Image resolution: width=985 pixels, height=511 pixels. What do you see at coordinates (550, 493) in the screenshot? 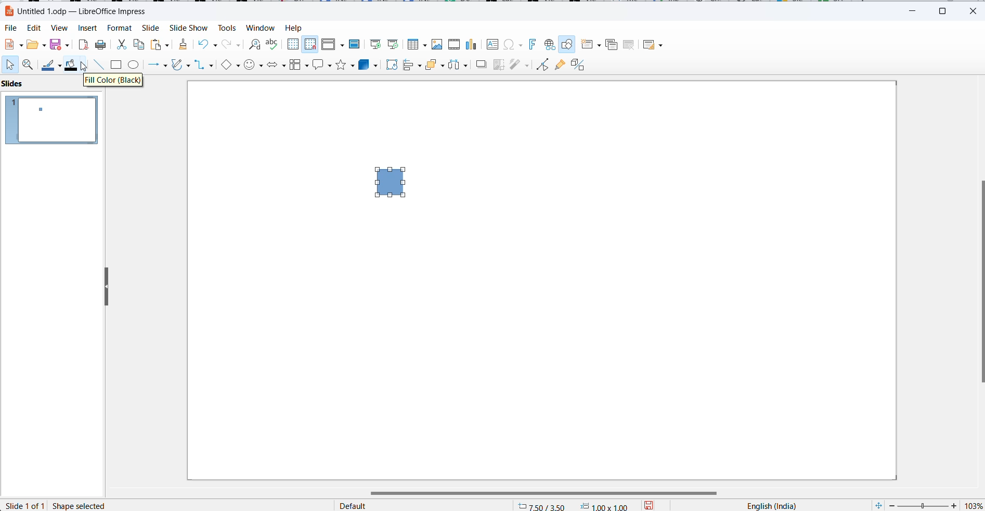
I see `scroll bar ` at bounding box center [550, 493].